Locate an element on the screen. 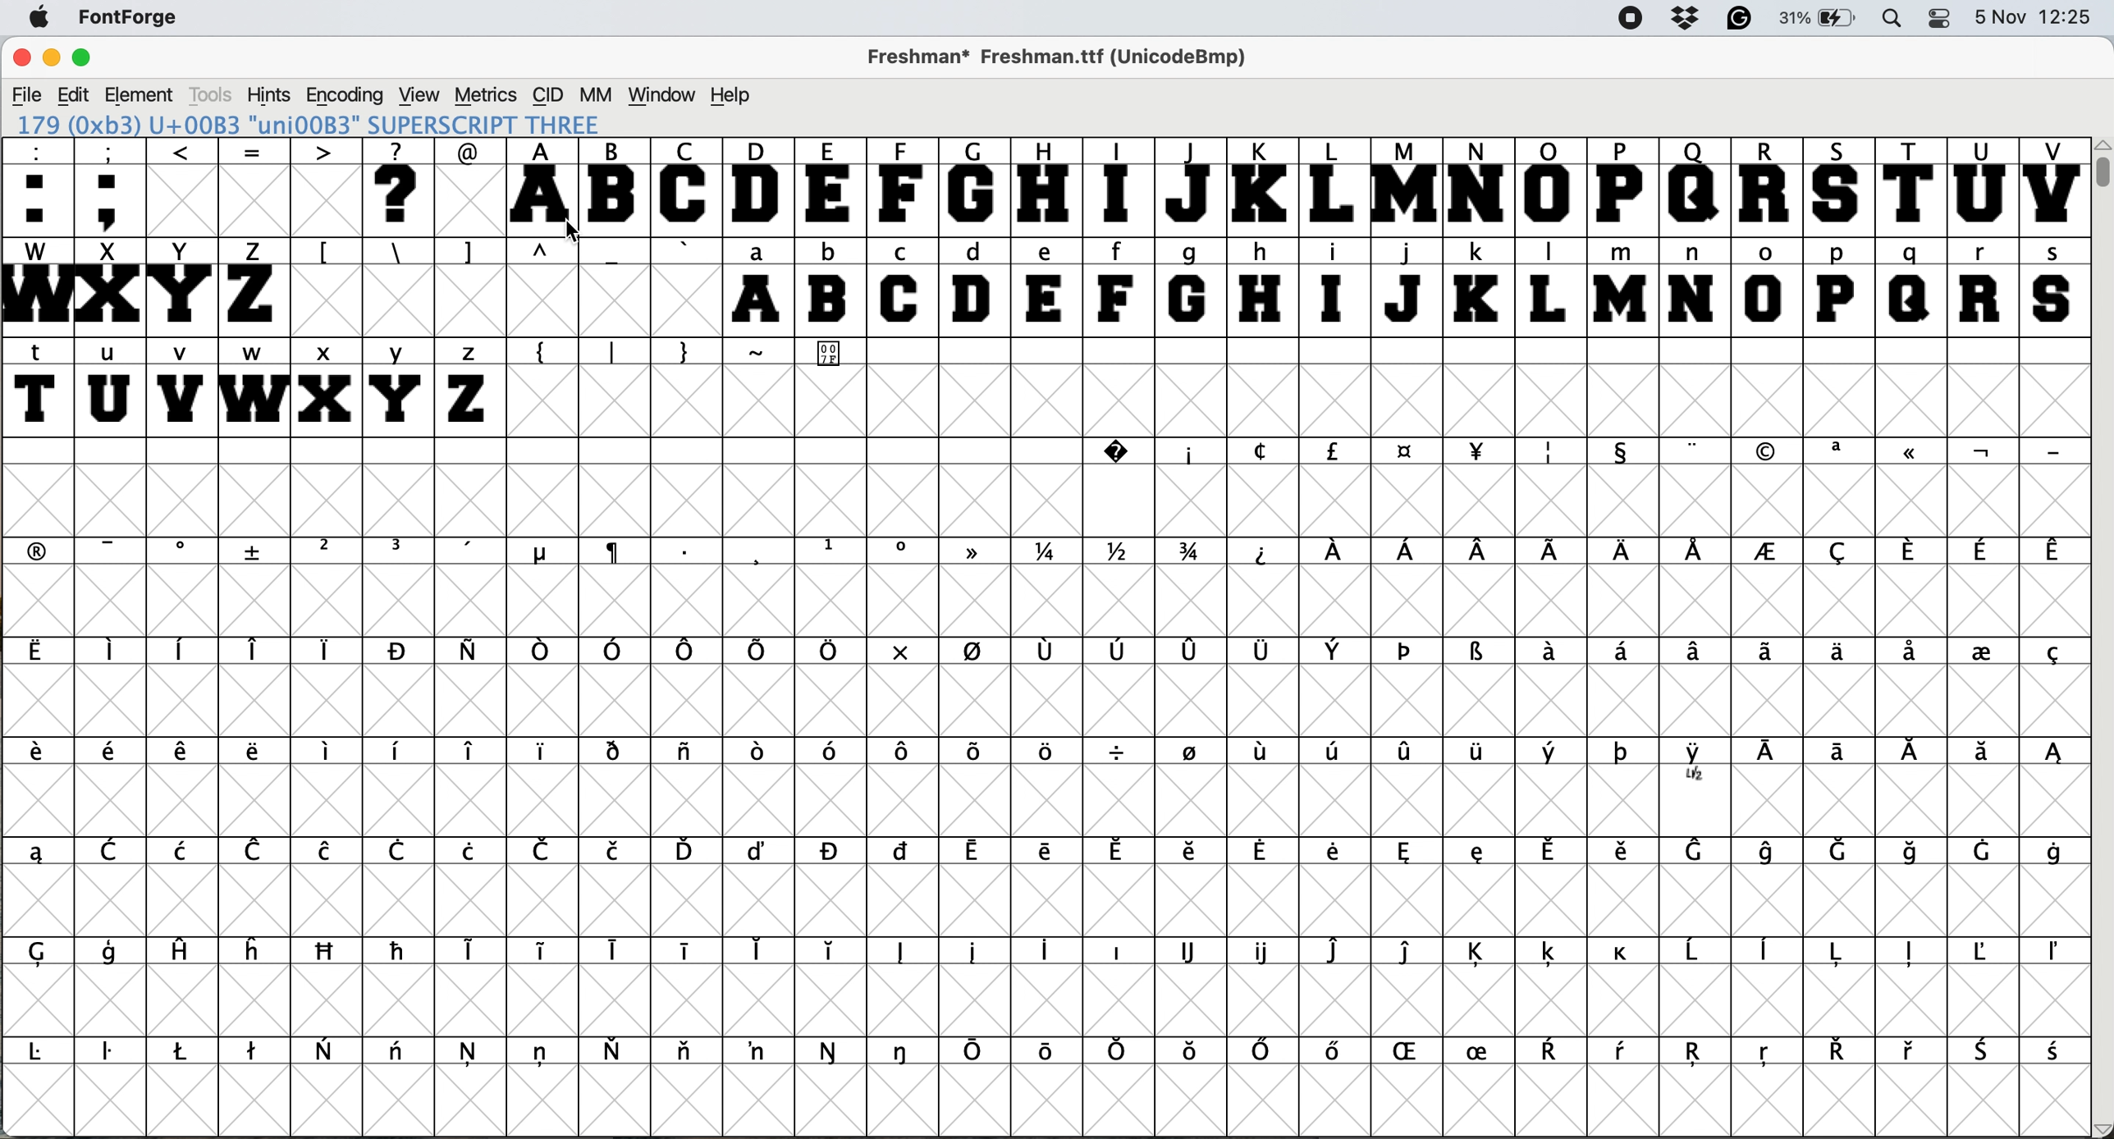 The width and height of the screenshot is (2114, 1139). symbol is located at coordinates (1413, 1053).